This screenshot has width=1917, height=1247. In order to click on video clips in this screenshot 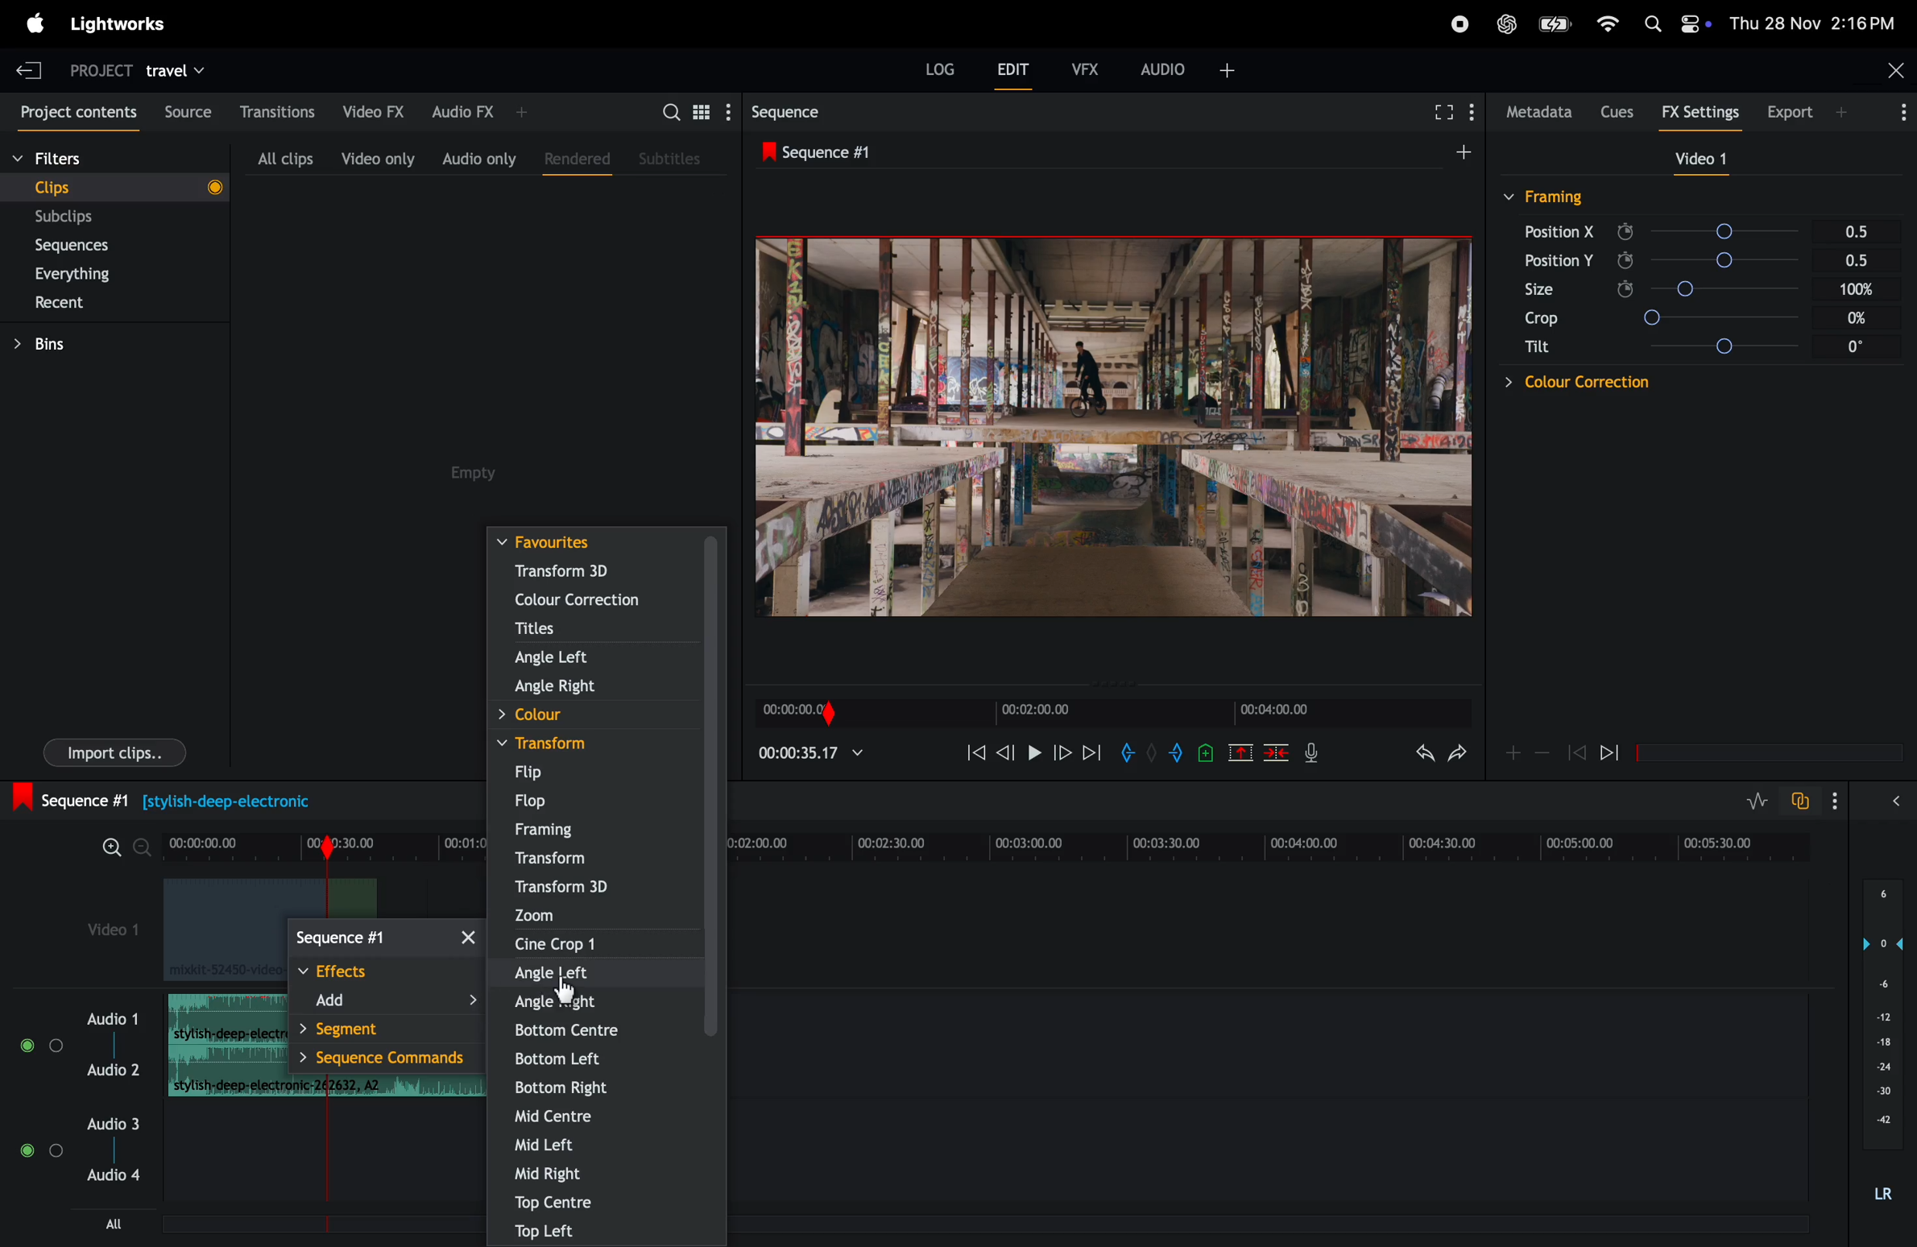, I will do `click(213, 930)`.